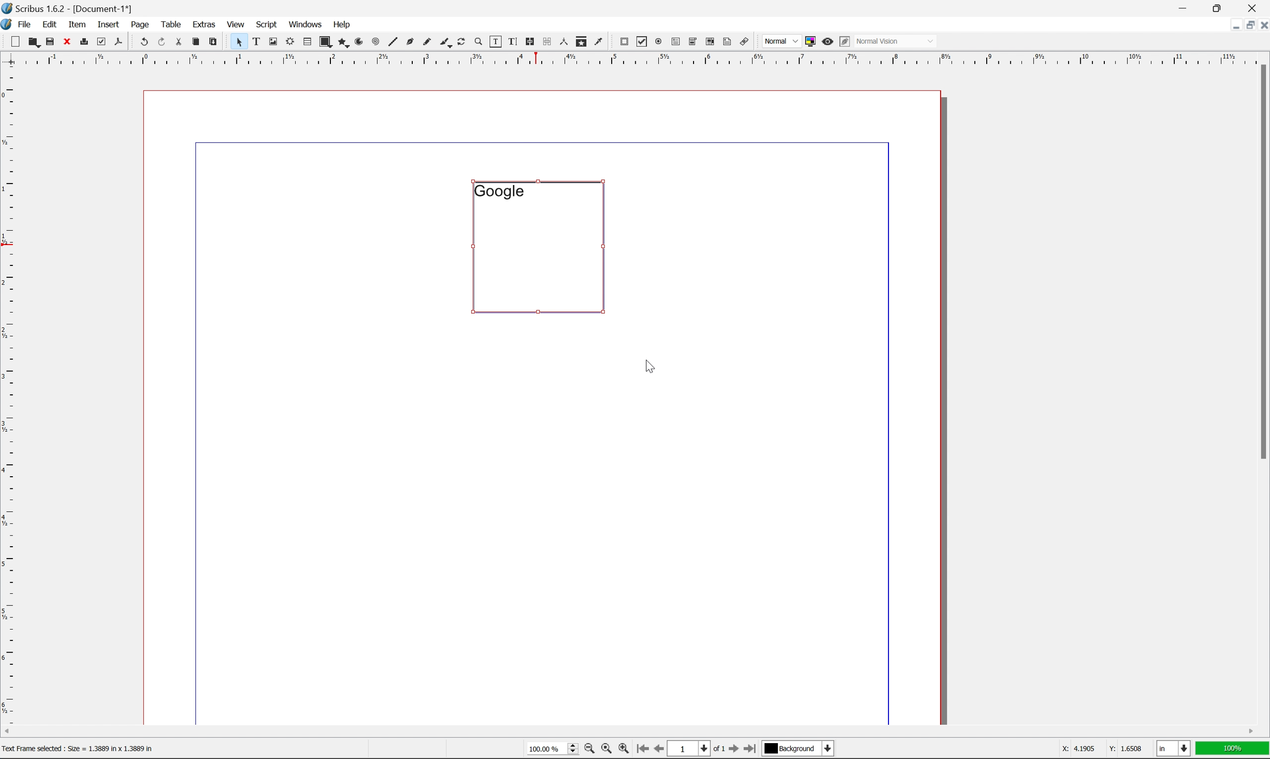  Describe the element at coordinates (696, 750) in the screenshot. I see `select current page` at that location.